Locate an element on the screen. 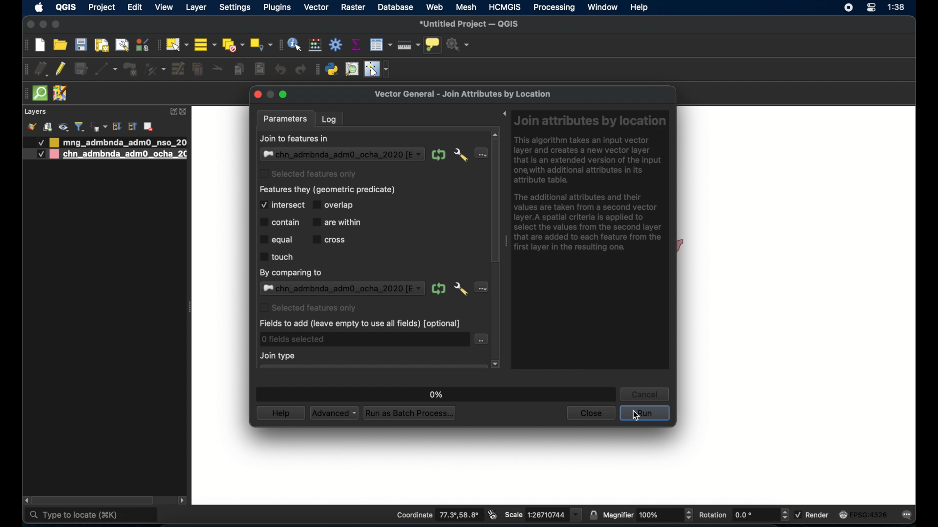 The width and height of the screenshot is (938, 527). join features in is located at coordinates (294, 139).